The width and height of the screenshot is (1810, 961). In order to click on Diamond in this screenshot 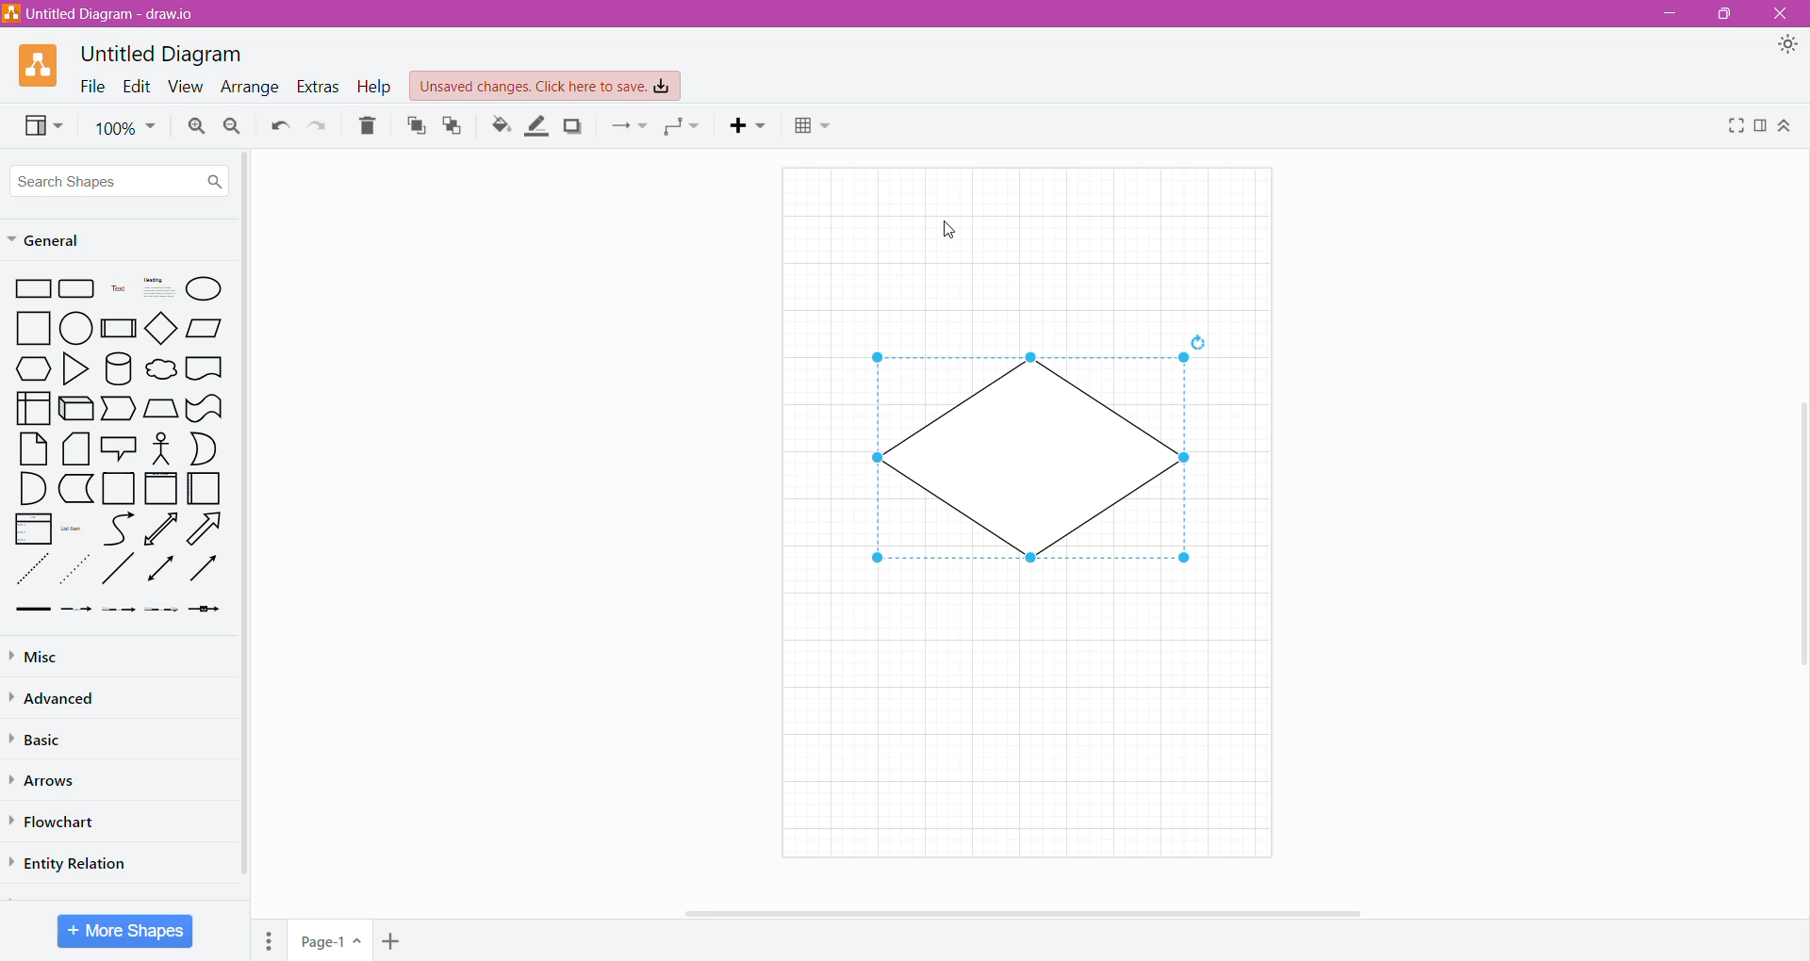, I will do `click(163, 330)`.